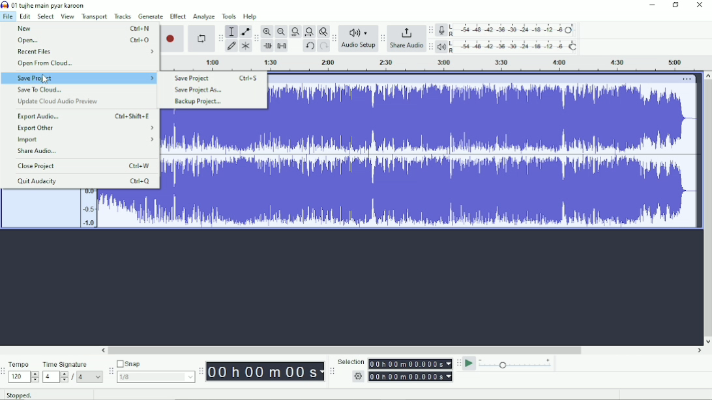 This screenshot has height=400, width=712. What do you see at coordinates (310, 31) in the screenshot?
I see `Fit project to width` at bounding box center [310, 31].